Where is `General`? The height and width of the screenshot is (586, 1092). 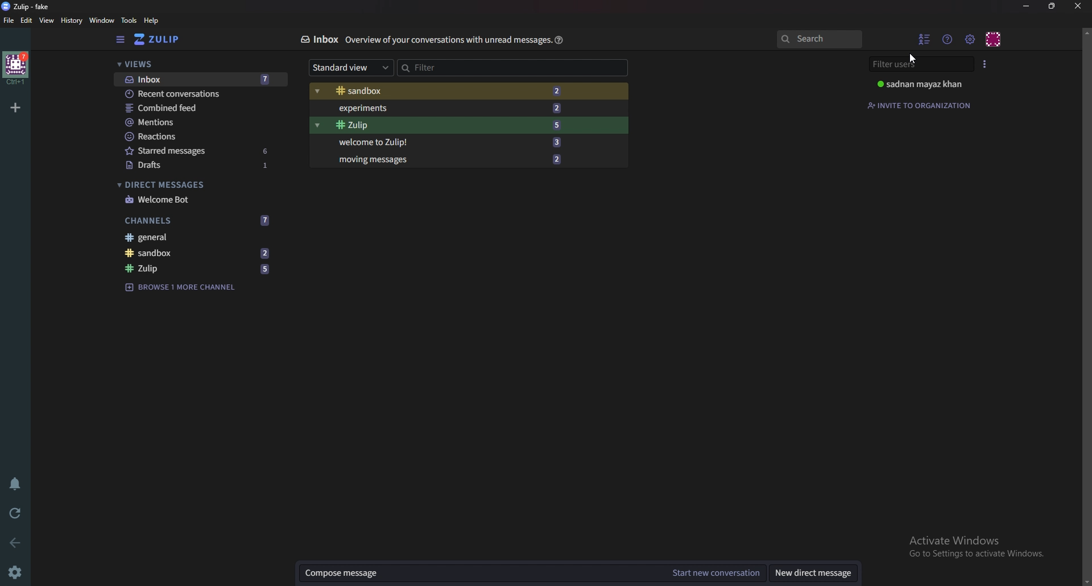
General is located at coordinates (197, 237).